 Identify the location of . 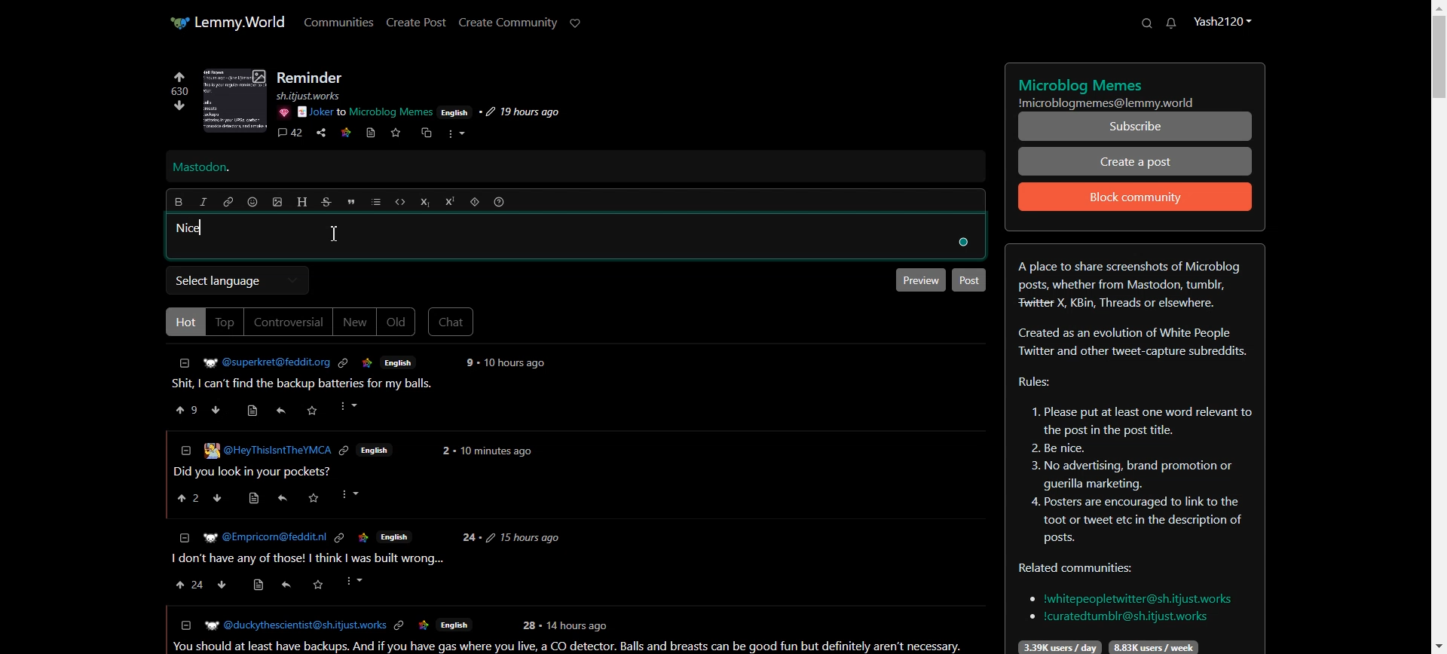
(219, 499).